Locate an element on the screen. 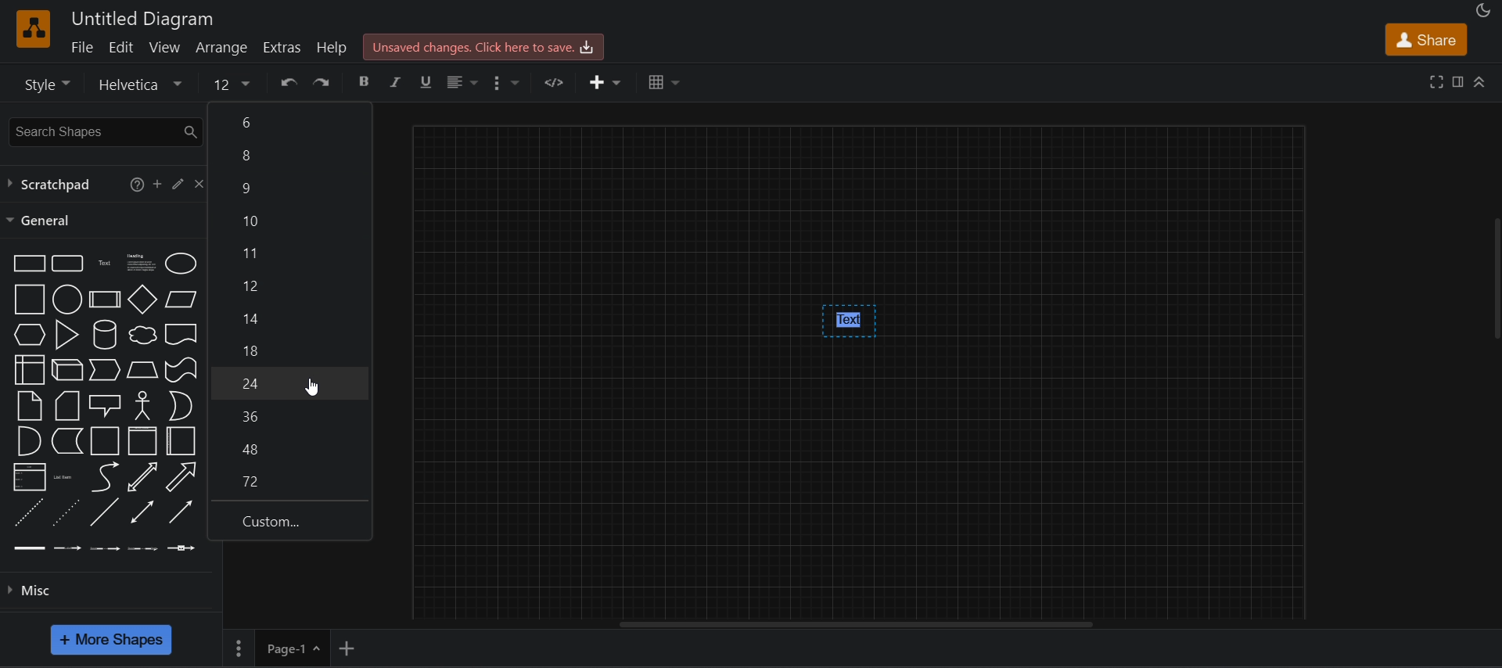  Connector with symbol is located at coordinates (181, 548).